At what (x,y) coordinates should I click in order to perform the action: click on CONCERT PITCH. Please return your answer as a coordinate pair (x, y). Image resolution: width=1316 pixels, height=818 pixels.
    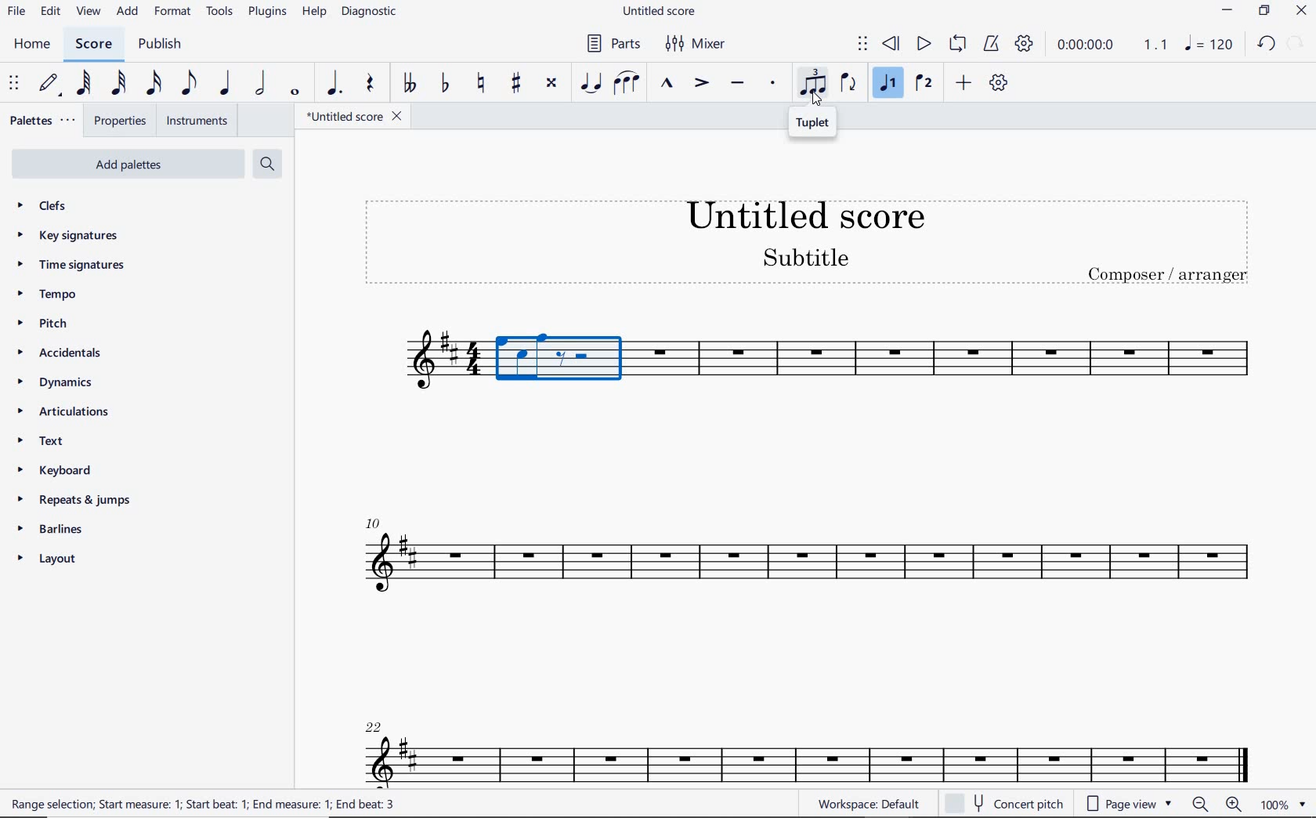
    Looking at the image, I should click on (1003, 805).